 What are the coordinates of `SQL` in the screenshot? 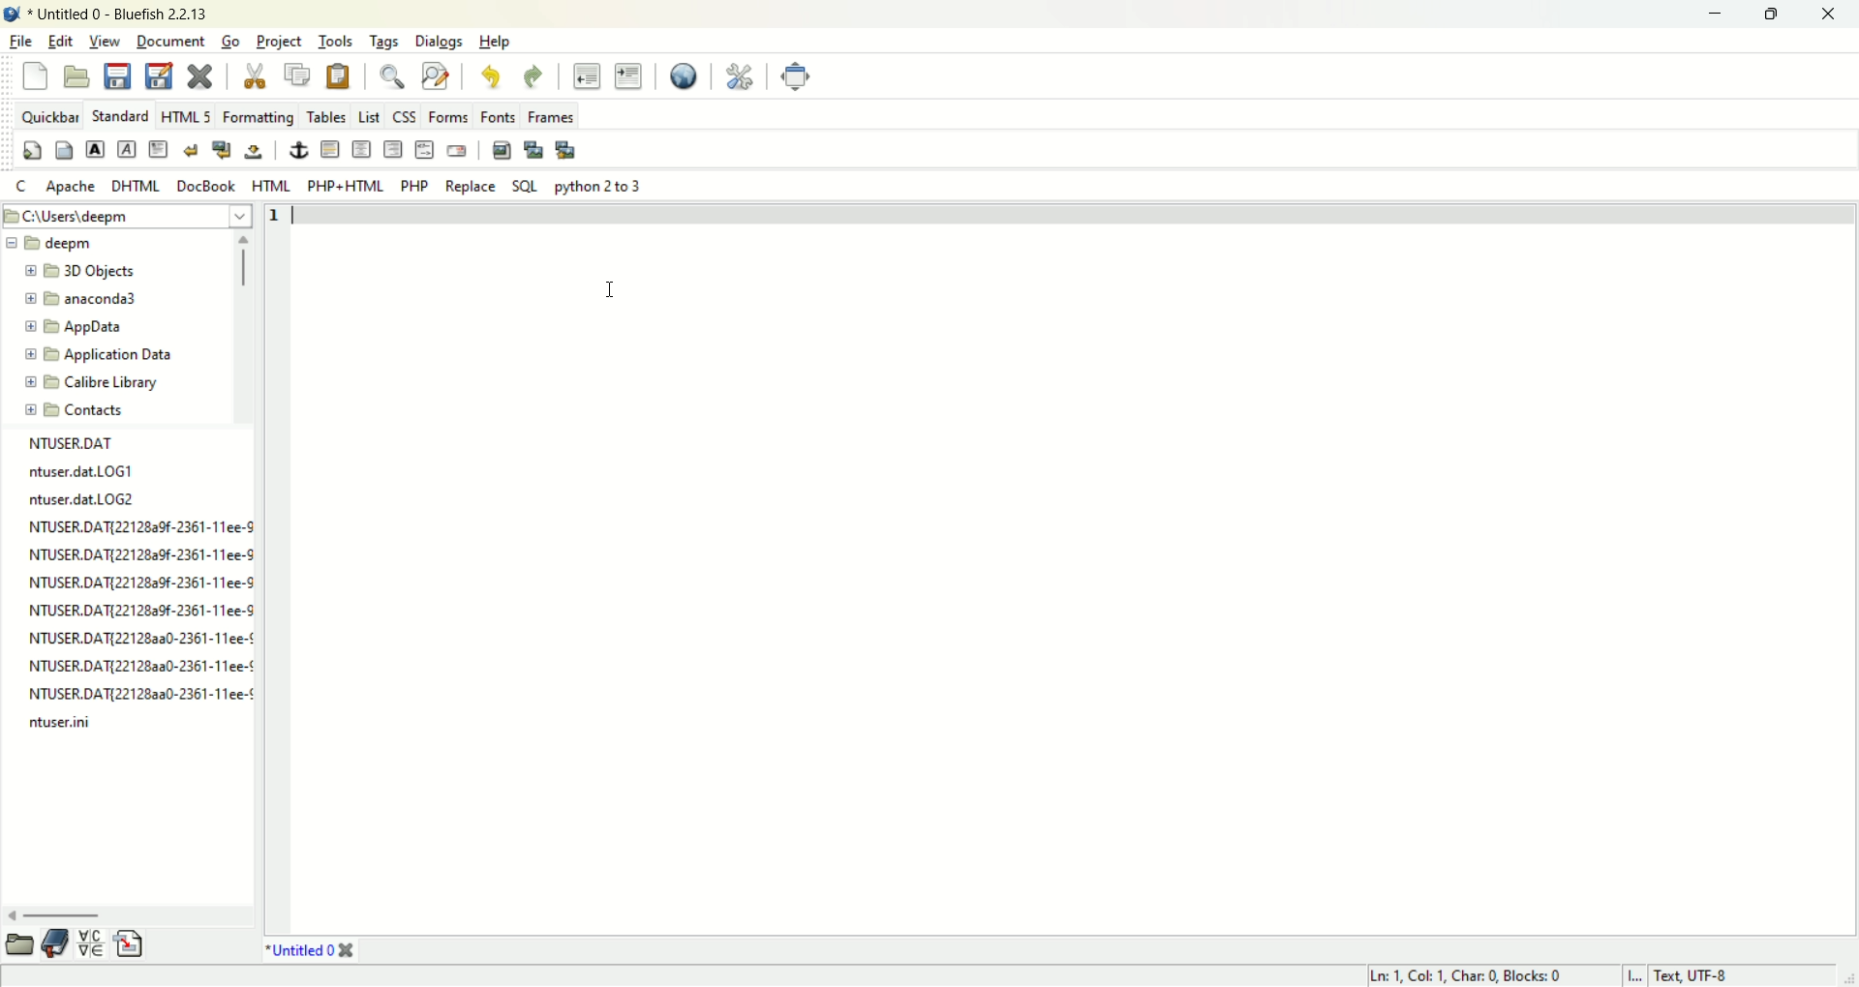 It's located at (525, 188).